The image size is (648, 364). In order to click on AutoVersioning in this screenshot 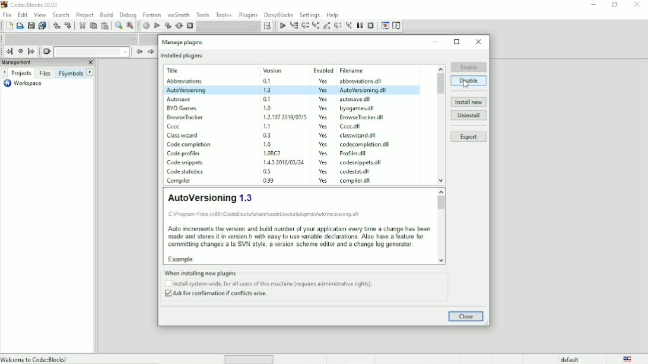, I will do `click(186, 90)`.